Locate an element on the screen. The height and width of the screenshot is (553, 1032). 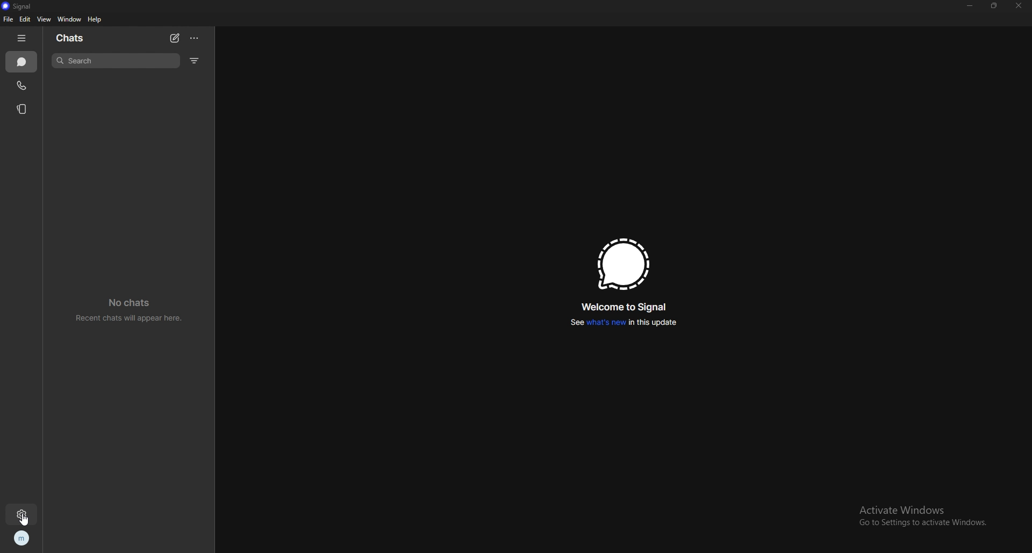
edit is located at coordinates (24, 19).